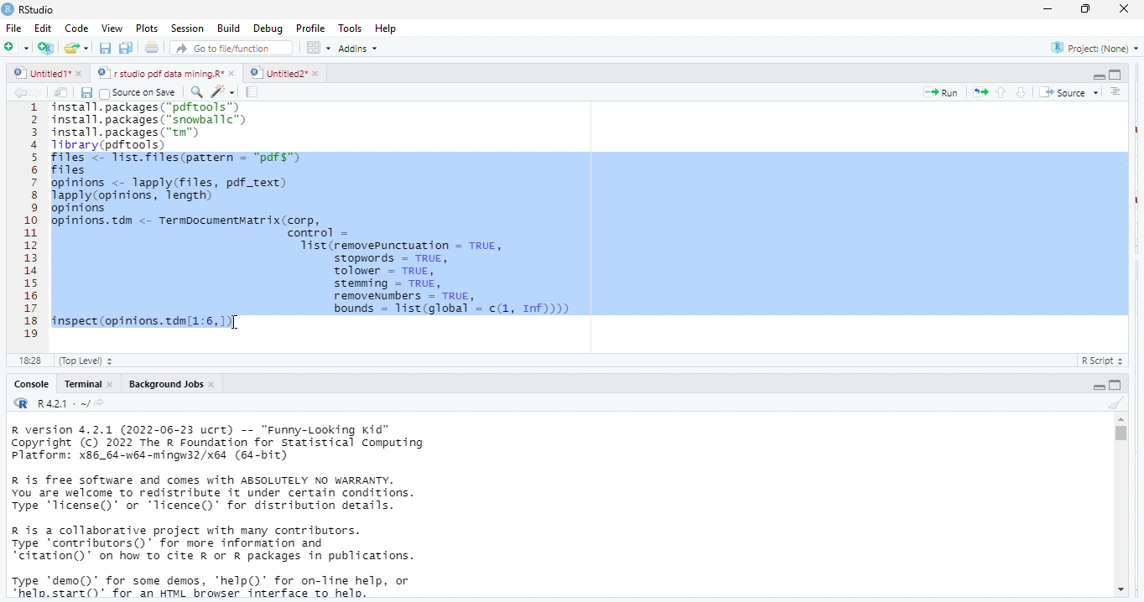 This screenshot has width=1144, height=602. Describe the element at coordinates (1115, 75) in the screenshot. I see `hide console` at that location.